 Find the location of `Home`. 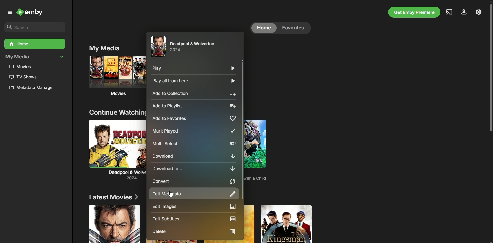

Home is located at coordinates (264, 28).